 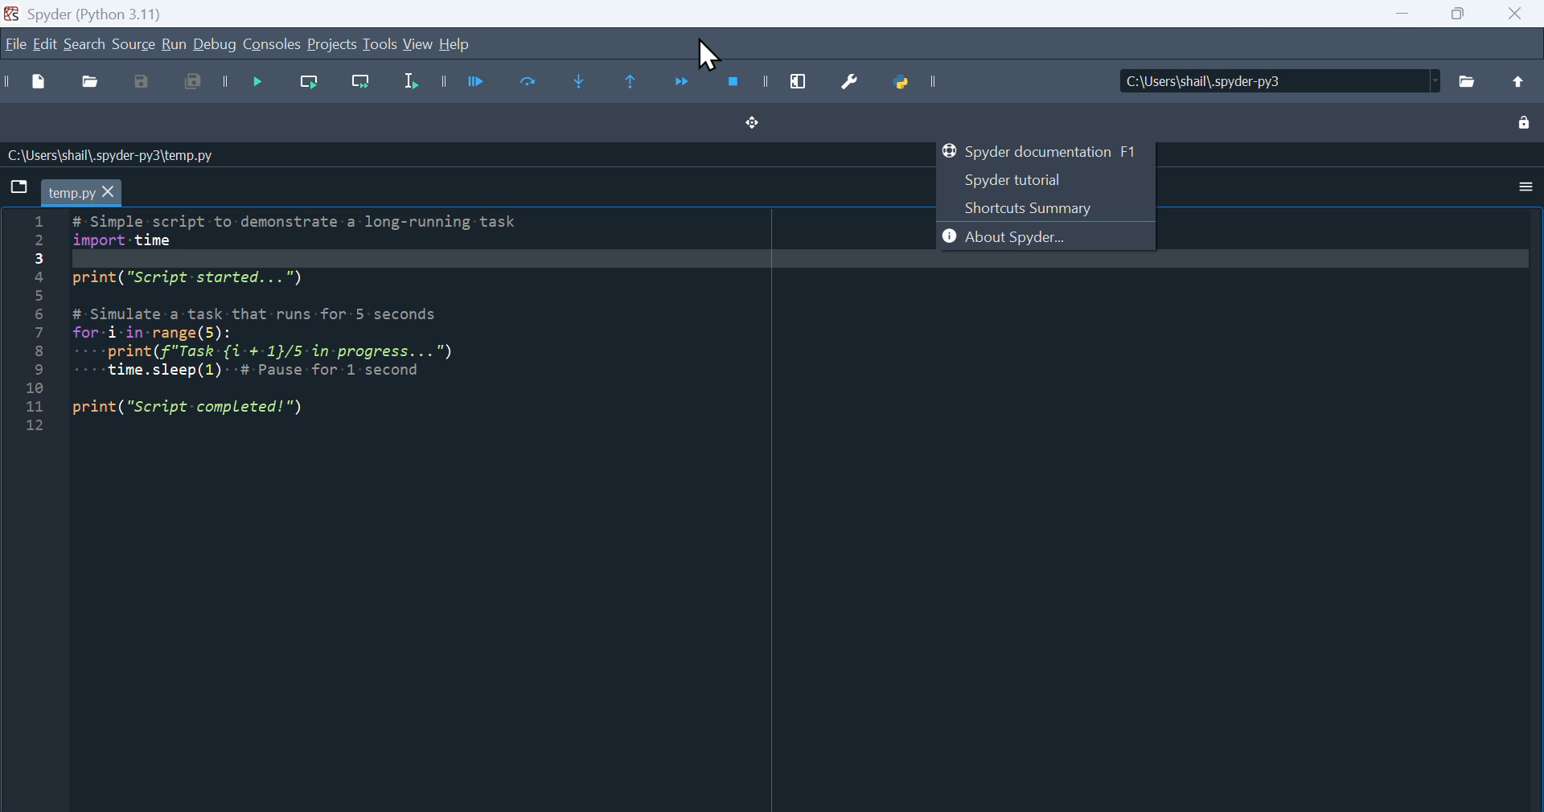 I want to click on run, so click(x=173, y=43).